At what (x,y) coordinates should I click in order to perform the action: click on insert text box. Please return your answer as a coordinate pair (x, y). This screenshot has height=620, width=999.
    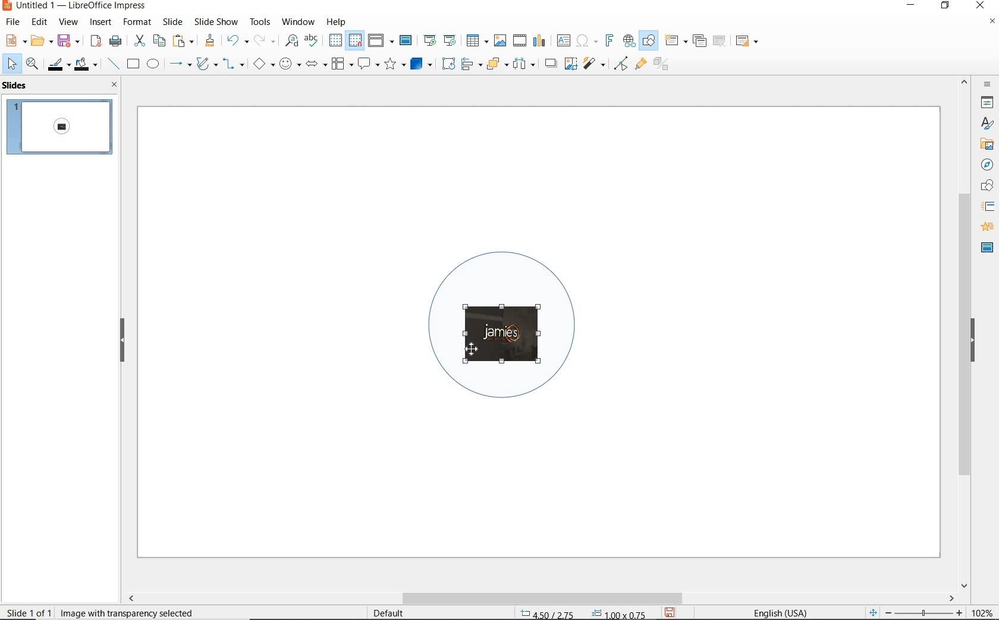
    Looking at the image, I should click on (563, 40).